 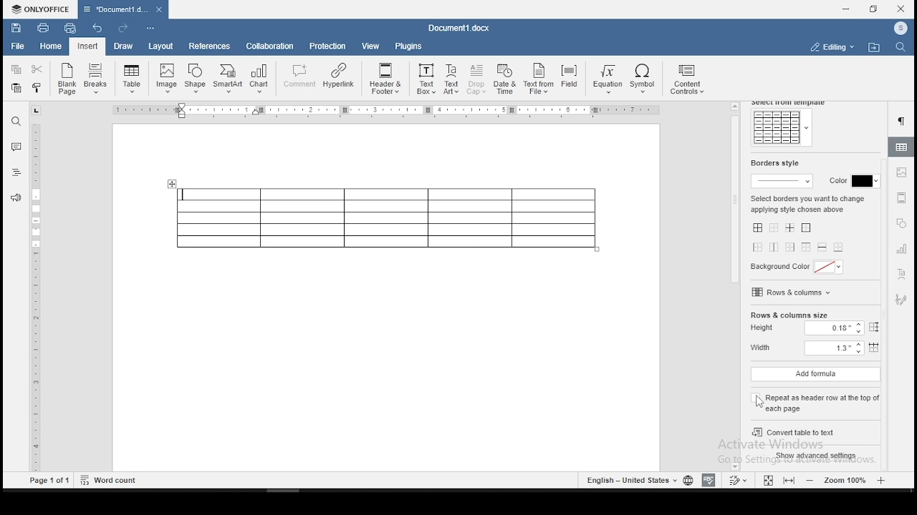 I want to click on minimize, so click(x=848, y=9).